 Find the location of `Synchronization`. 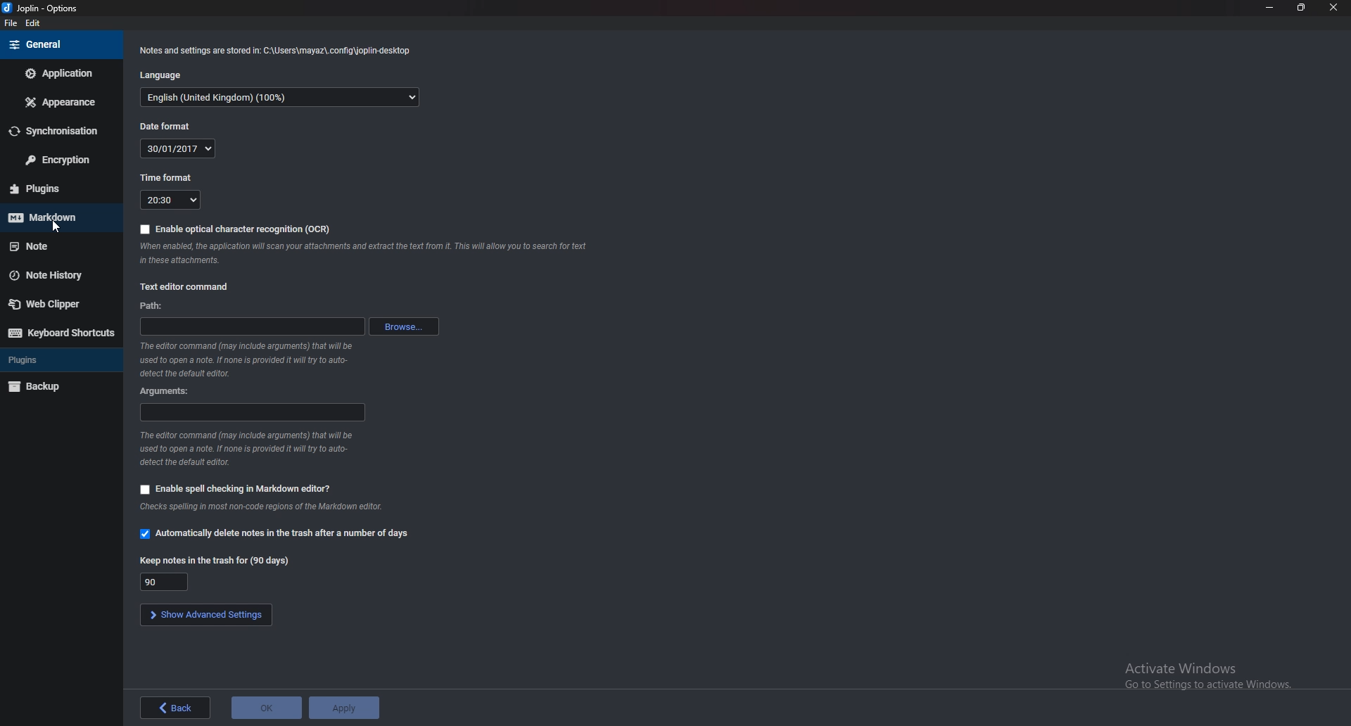

Synchronization is located at coordinates (58, 132).